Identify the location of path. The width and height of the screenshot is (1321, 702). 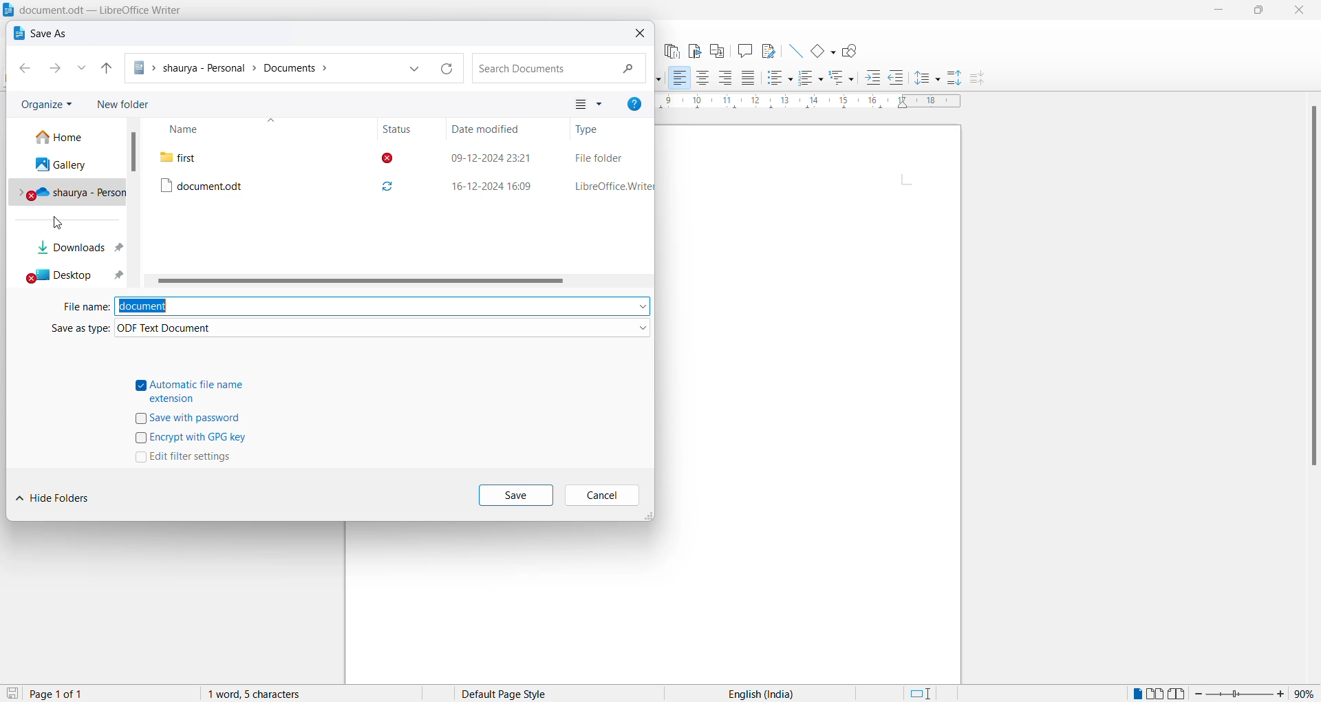
(266, 67).